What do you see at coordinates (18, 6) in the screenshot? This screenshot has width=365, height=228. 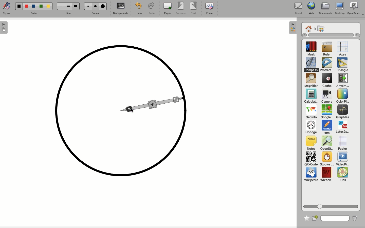 I see `color1` at bounding box center [18, 6].